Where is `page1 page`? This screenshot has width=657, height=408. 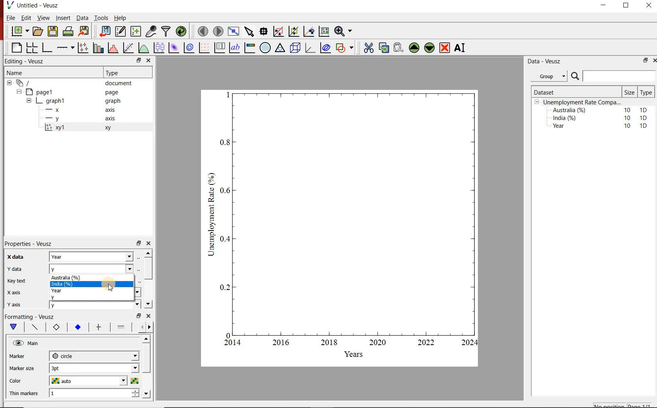
page1 page is located at coordinates (75, 92).